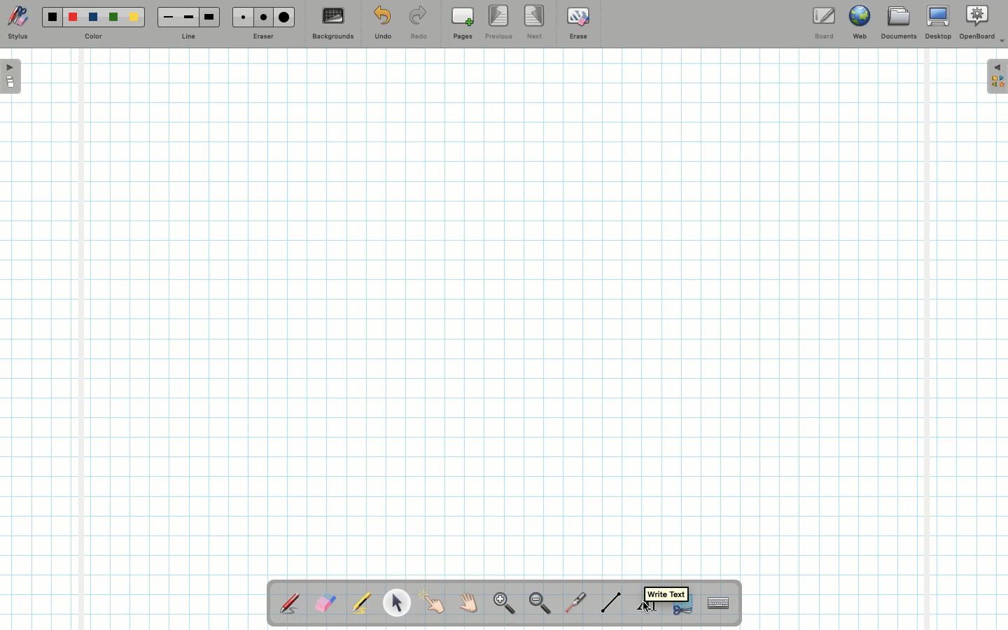  I want to click on Zoom in, so click(500, 605).